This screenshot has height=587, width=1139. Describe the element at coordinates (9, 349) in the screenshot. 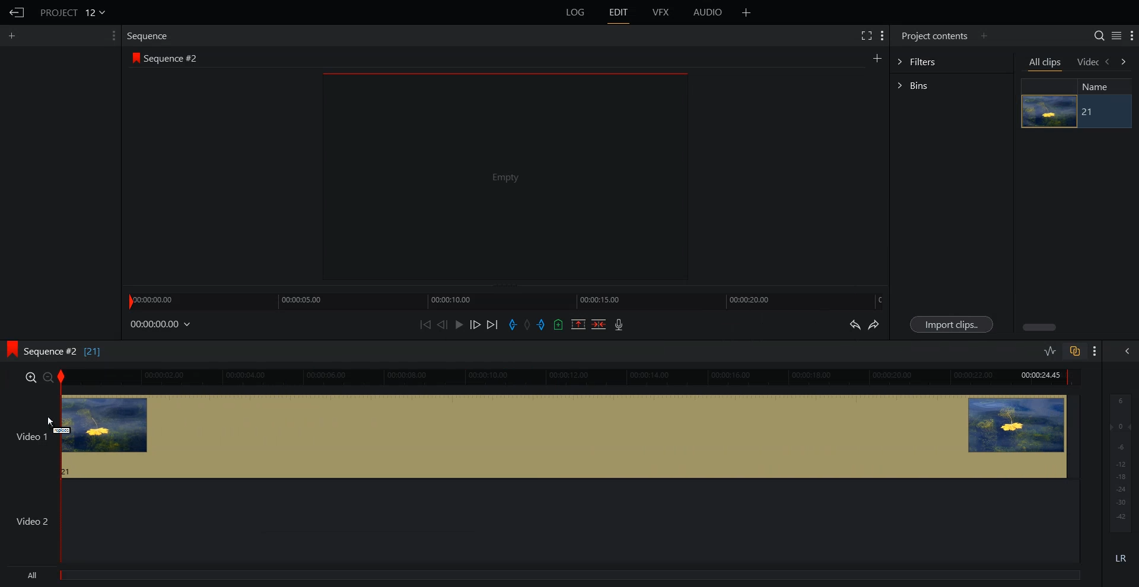

I see `logo` at that location.